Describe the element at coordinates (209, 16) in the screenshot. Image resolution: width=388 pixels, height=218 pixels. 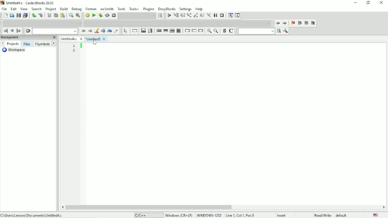
I see `Step into instruction` at that location.